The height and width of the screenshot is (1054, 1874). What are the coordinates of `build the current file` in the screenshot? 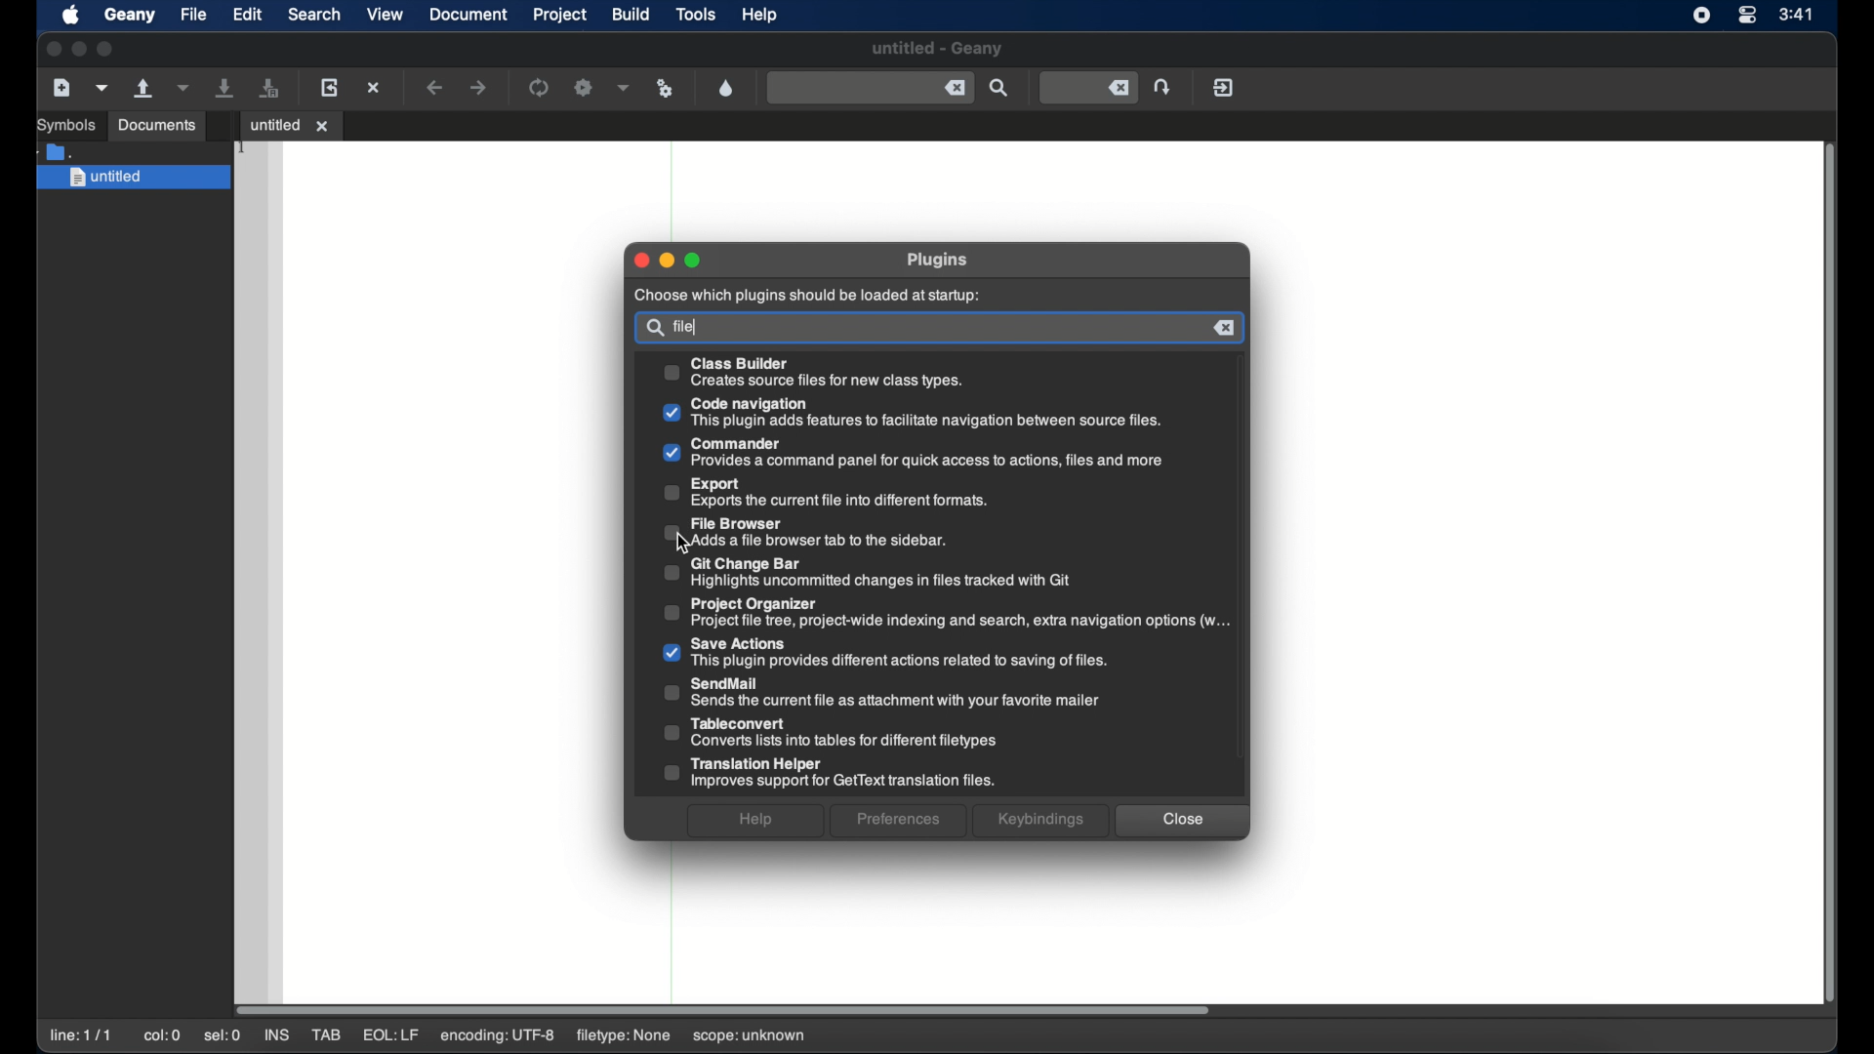 It's located at (584, 89).